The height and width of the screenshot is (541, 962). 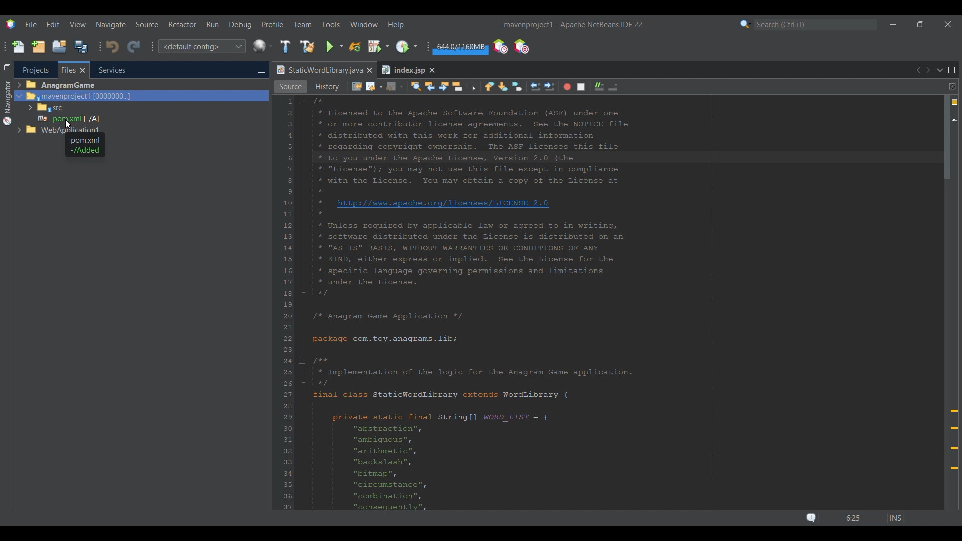 I want to click on Stop macro recording, so click(x=581, y=87).